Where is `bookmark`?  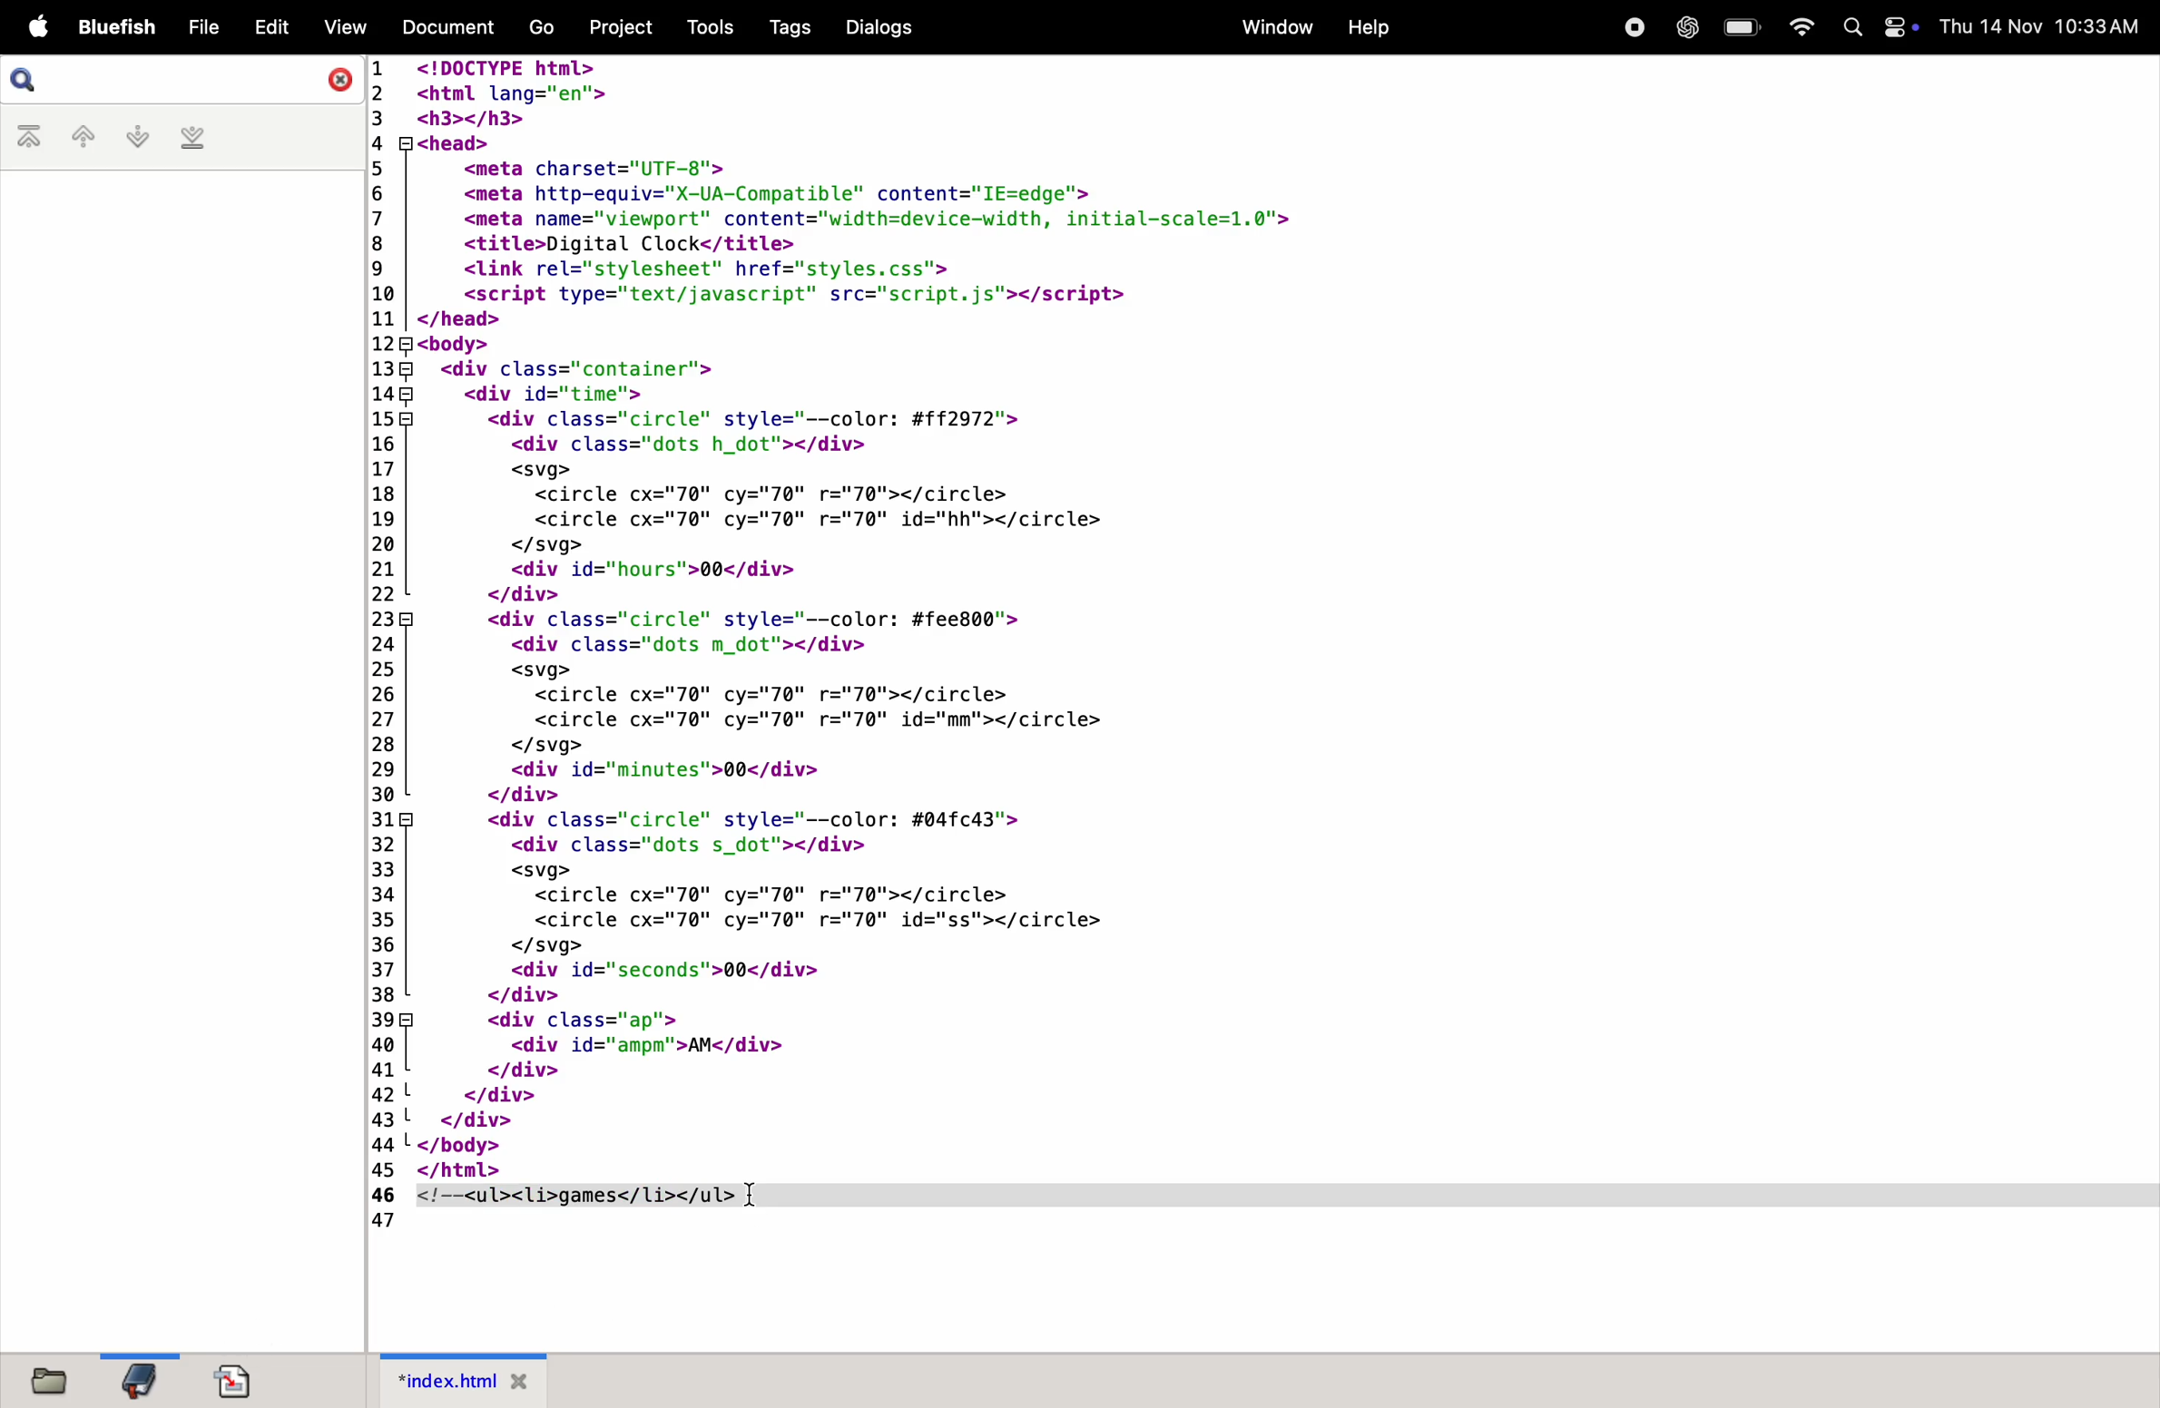 bookmark is located at coordinates (134, 1380).